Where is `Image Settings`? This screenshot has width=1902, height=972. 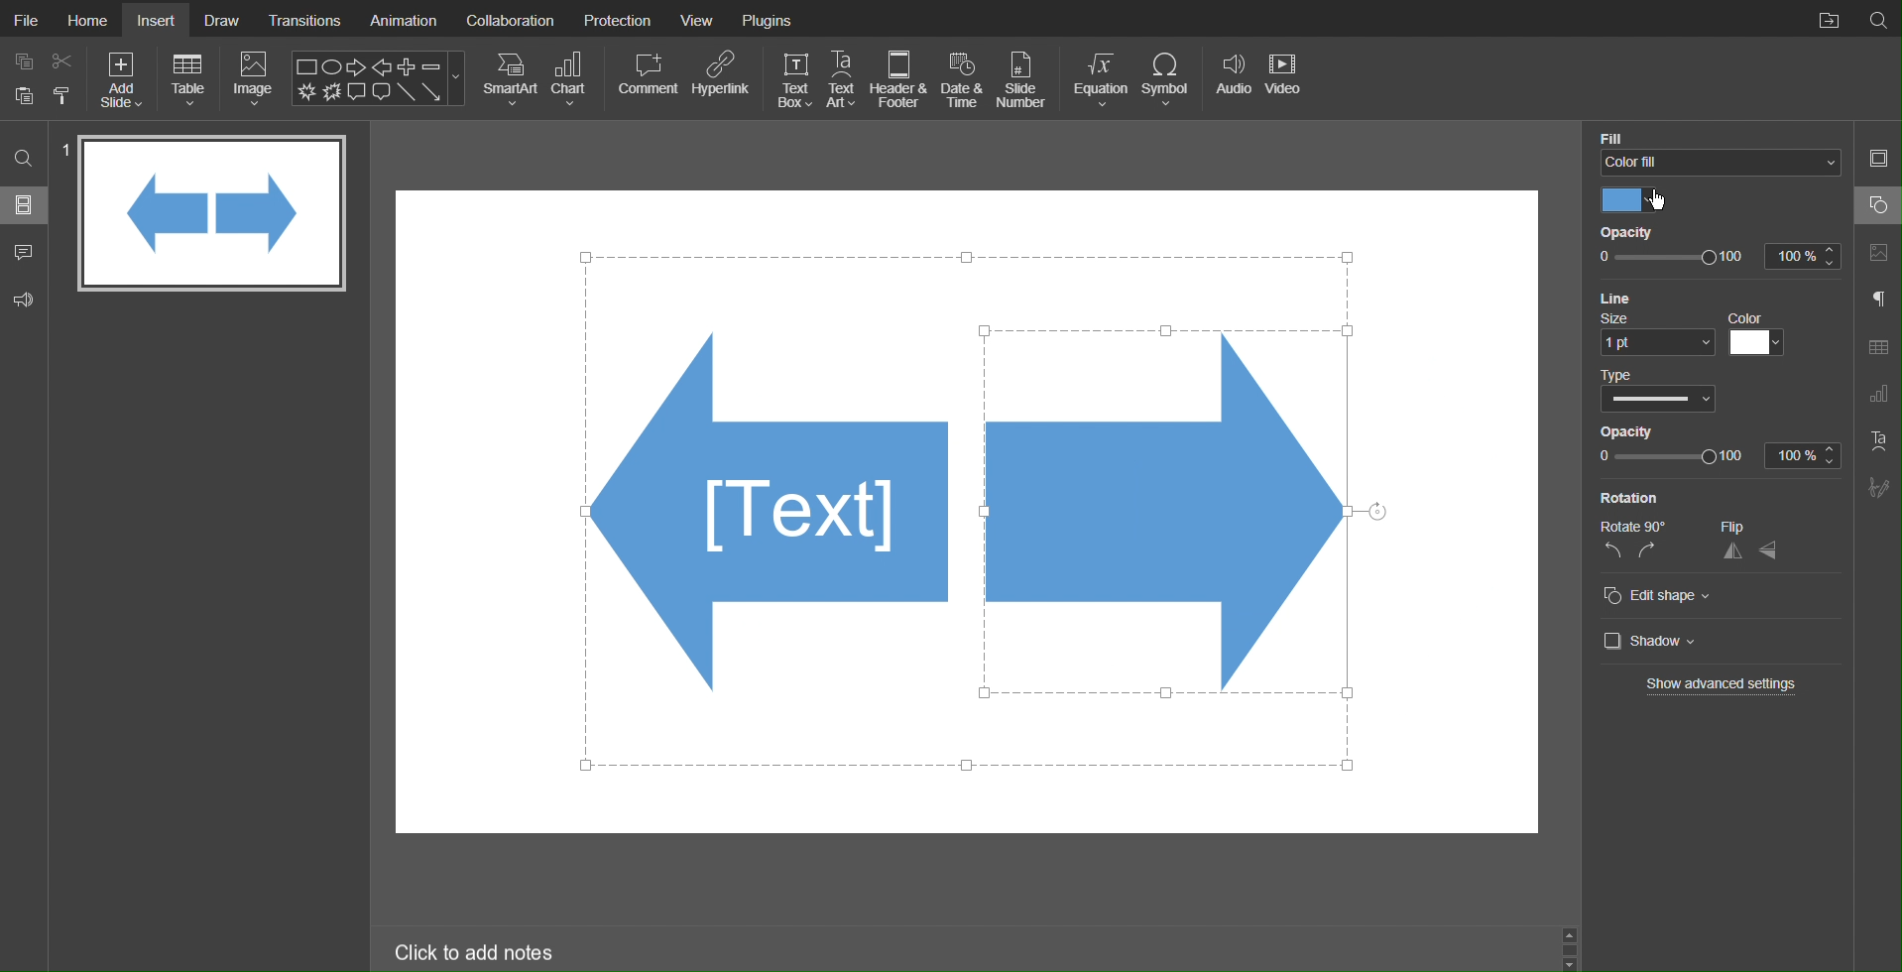 Image Settings is located at coordinates (1877, 254).